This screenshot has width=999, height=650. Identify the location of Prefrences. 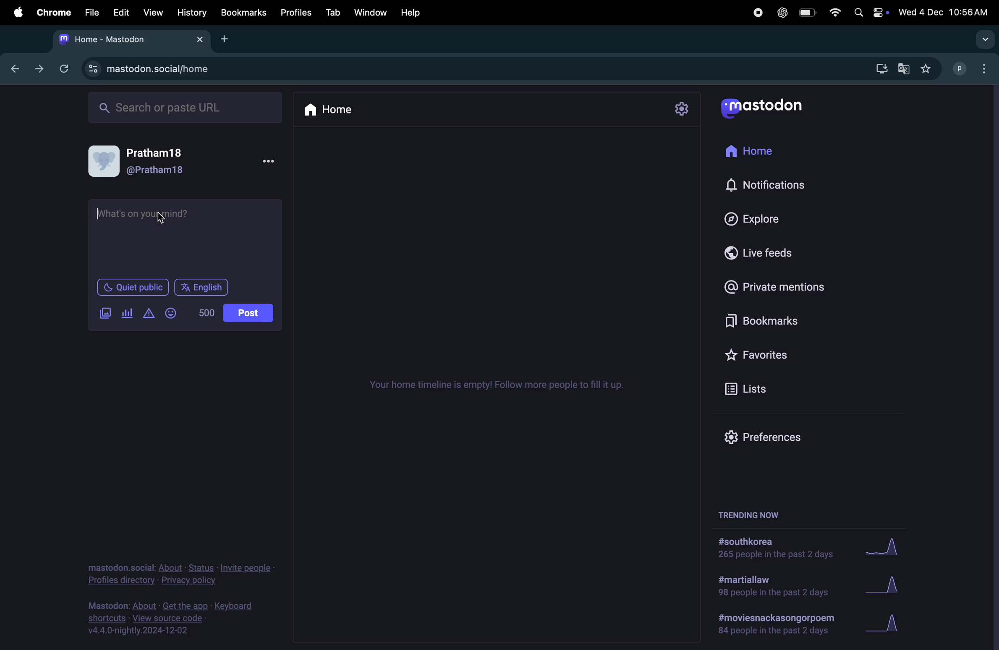
(770, 436).